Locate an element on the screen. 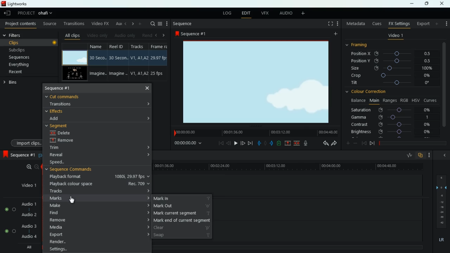 This screenshot has width=450, height=253. close is located at coordinates (443, 156).